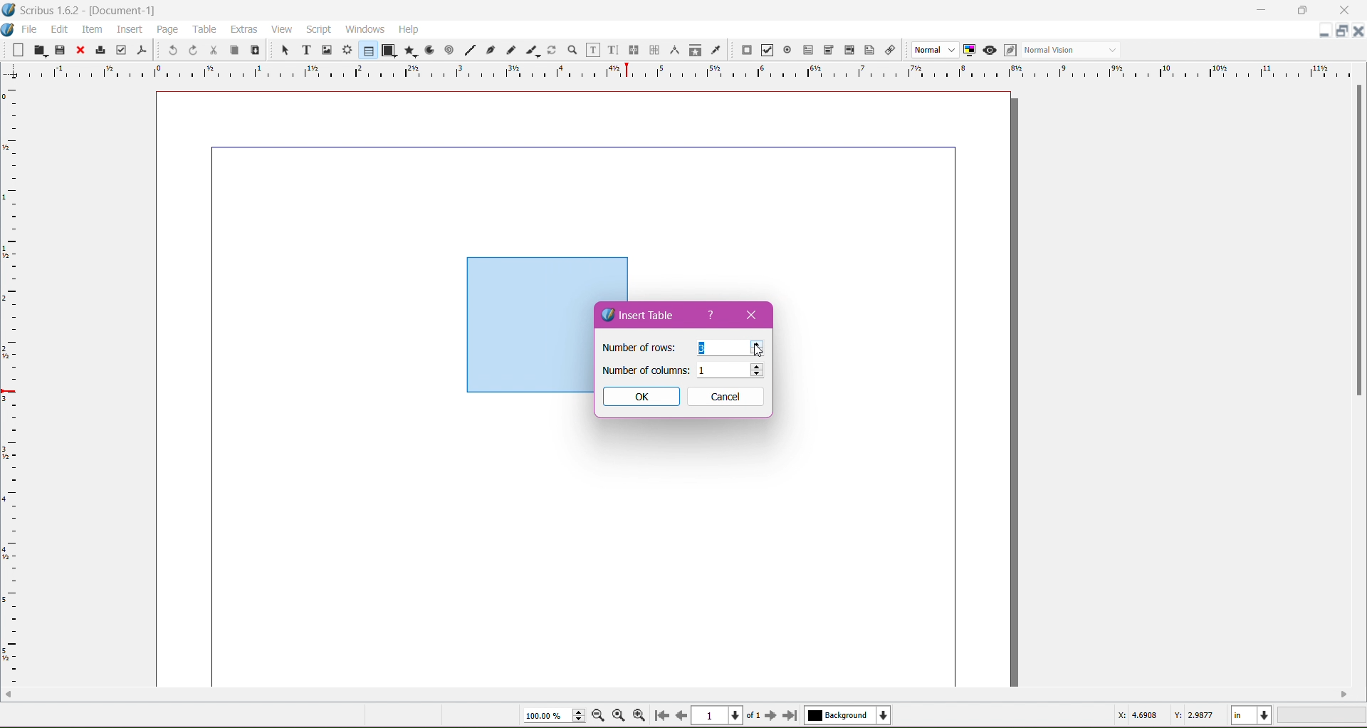  Describe the element at coordinates (613, 50) in the screenshot. I see `Edit Text with Story` at that location.